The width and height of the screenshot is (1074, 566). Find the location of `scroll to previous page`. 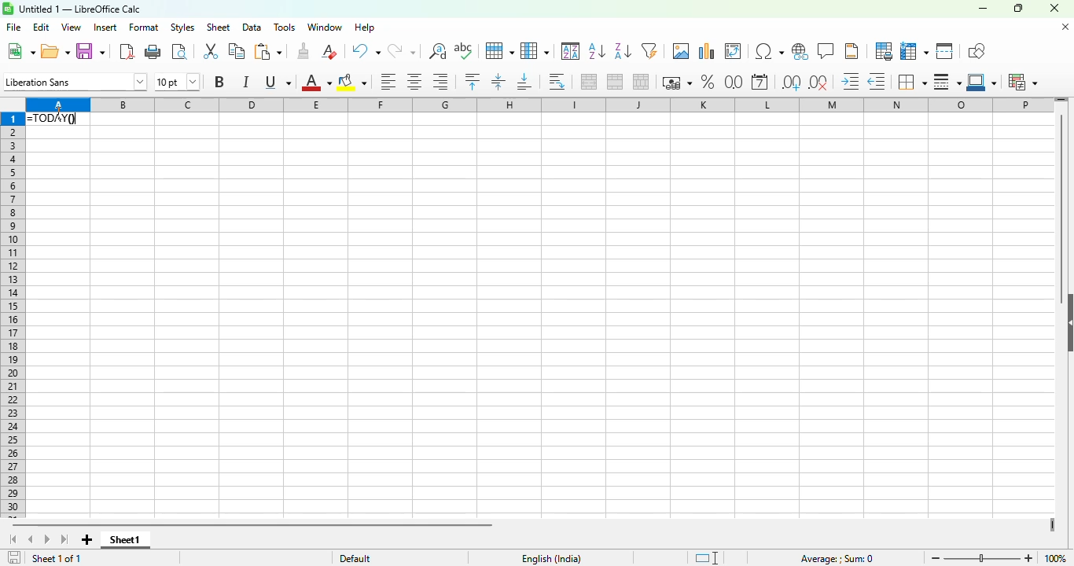

scroll to previous page is located at coordinates (30, 539).